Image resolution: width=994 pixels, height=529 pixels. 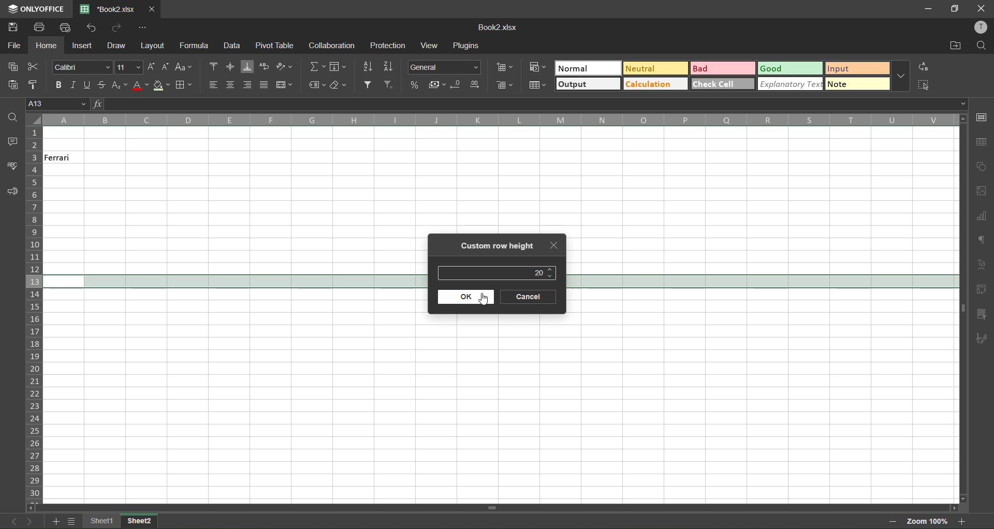 What do you see at coordinates (36, 83) in the screenshot?
I see `copy style` at bounding box center [36, 83].